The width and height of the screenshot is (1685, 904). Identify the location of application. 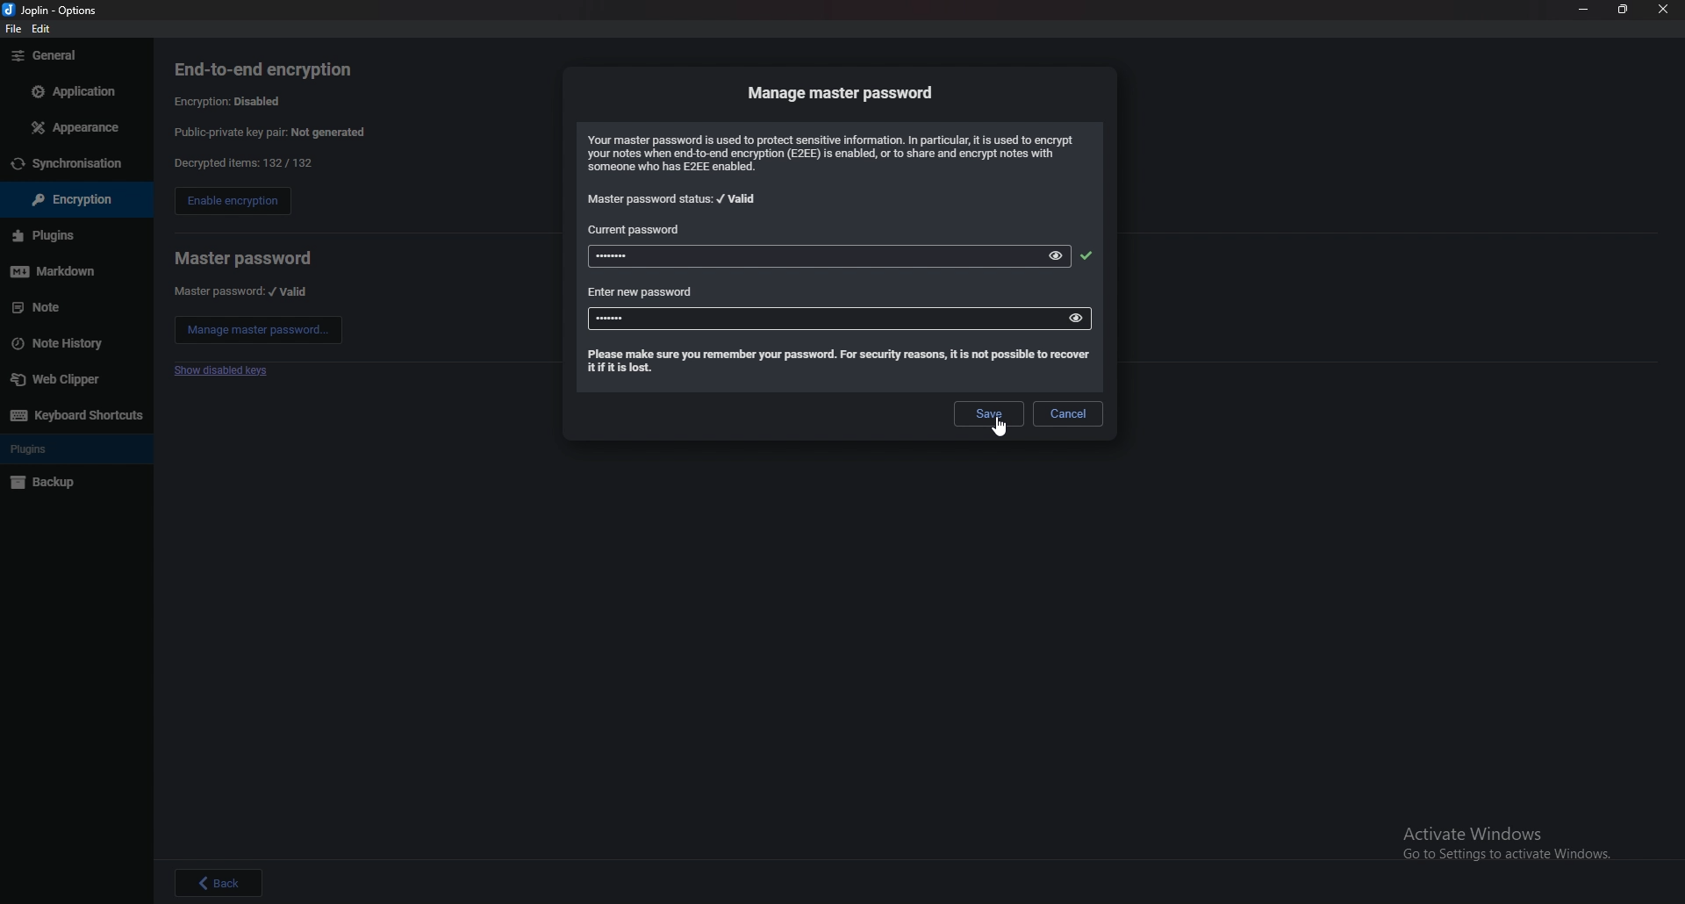
(71, 90).